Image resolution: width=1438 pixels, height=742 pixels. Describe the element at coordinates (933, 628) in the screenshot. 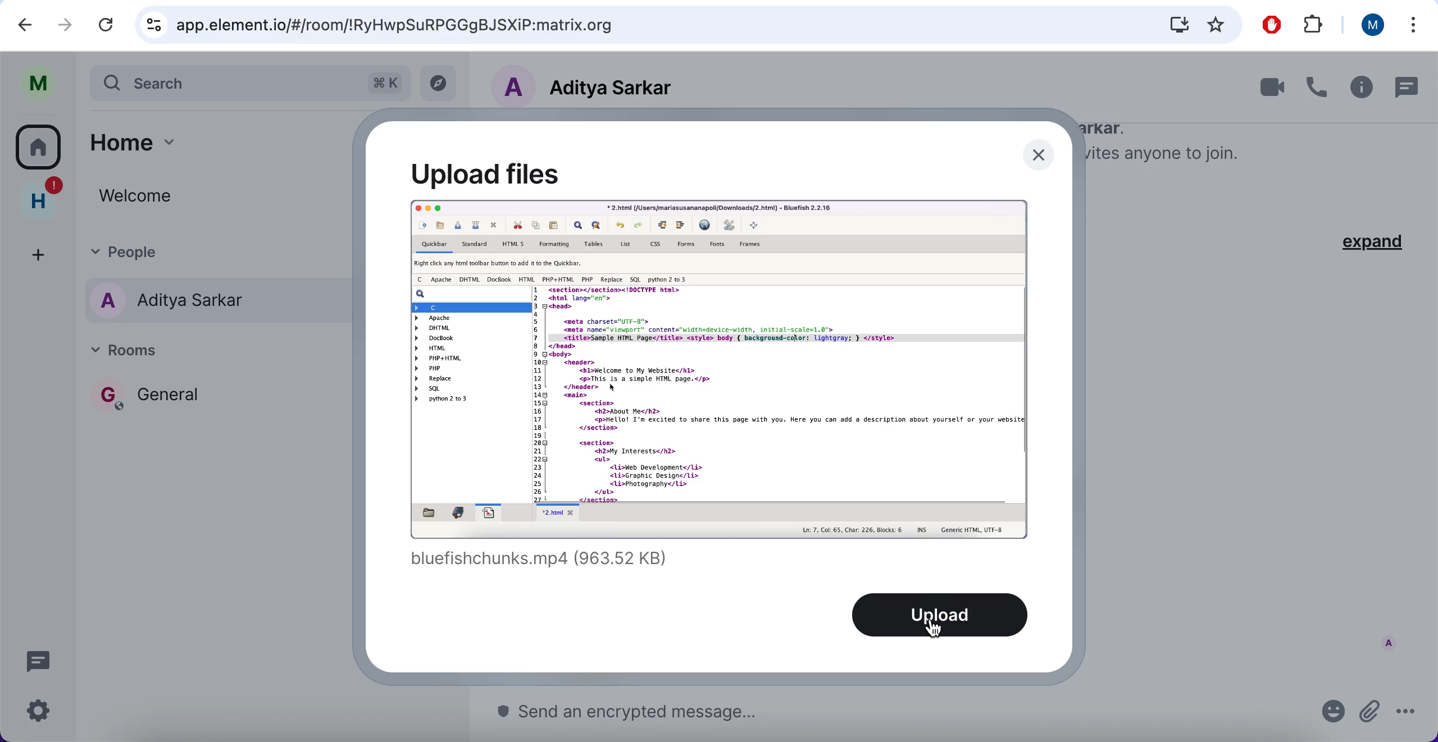

I see `cursor` at that location.